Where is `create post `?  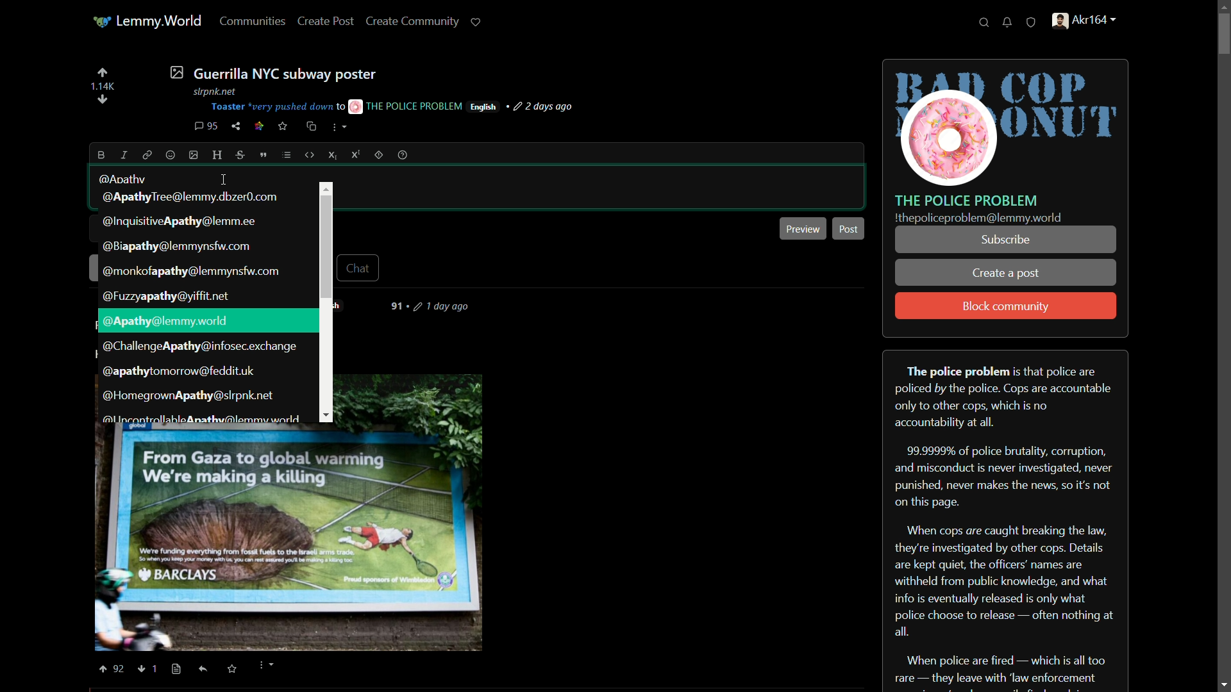
create post  is located at coordinates (326, 22).